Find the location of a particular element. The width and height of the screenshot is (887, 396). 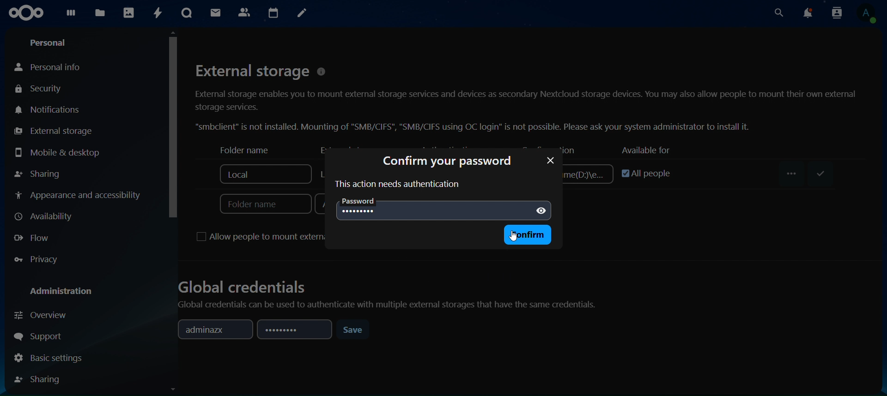

basic settings is located at coordinates (50, 358).